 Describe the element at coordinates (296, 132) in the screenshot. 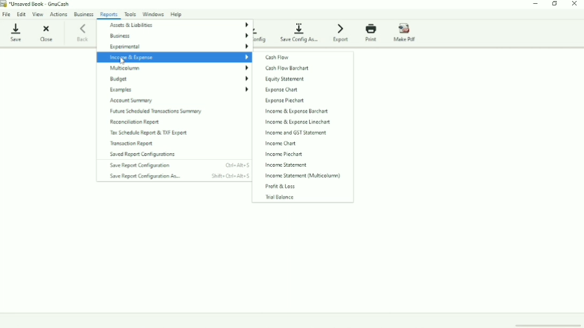

I see `Income and GST Statement` at that location.